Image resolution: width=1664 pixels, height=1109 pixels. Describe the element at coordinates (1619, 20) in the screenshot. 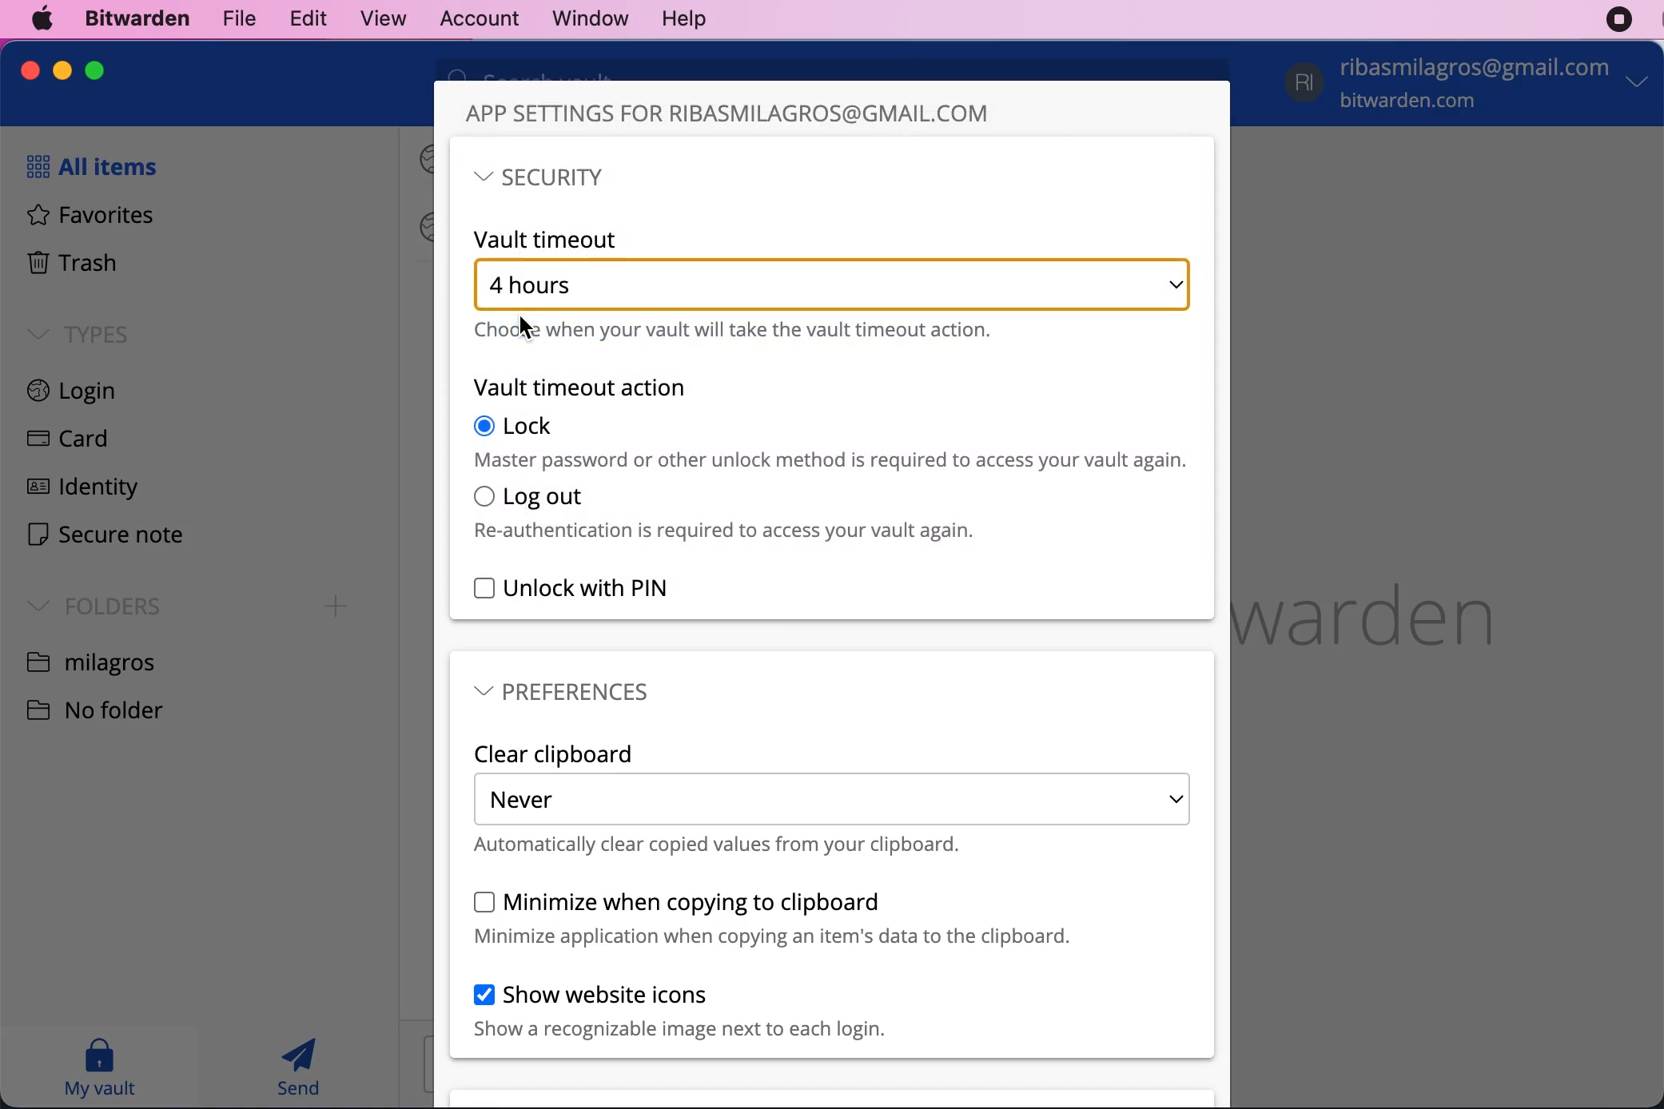

I see `recording stopped` at that location.